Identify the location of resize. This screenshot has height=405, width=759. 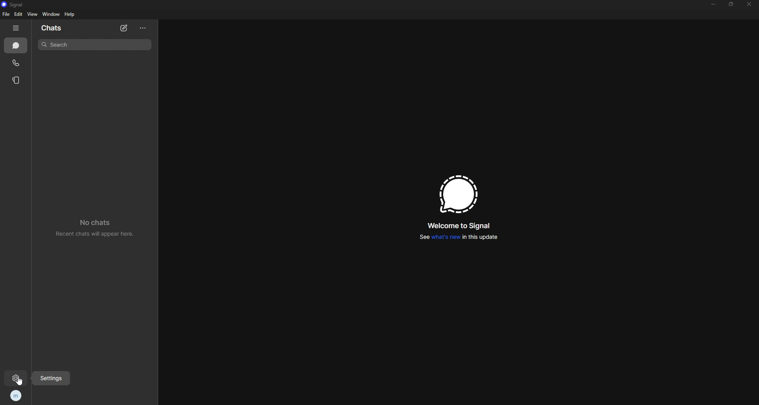
(732, 4).